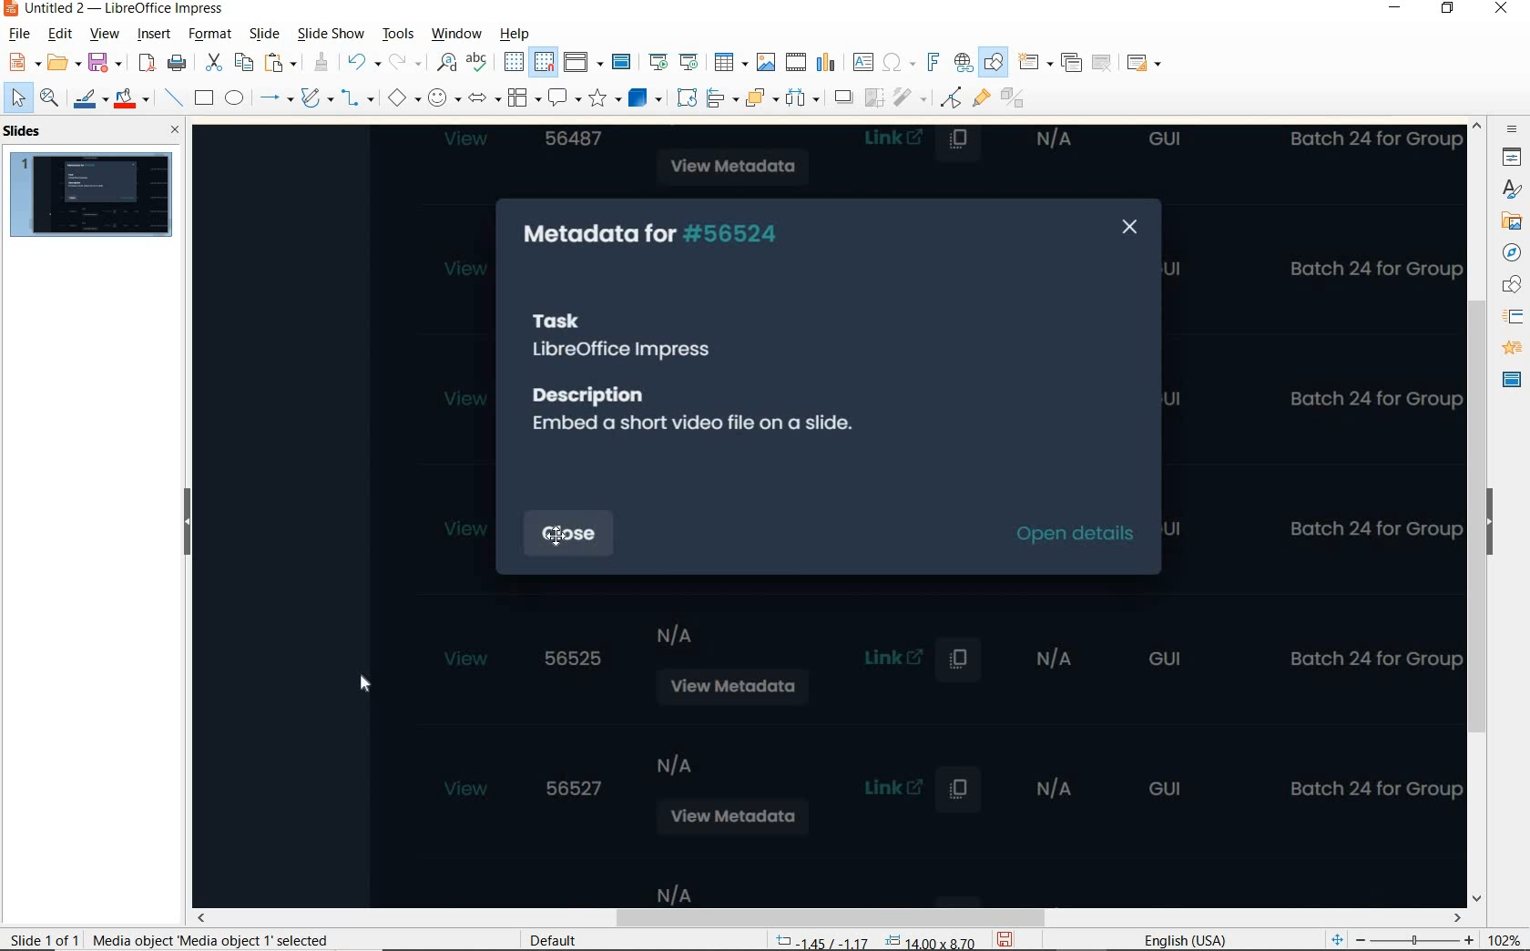  Describe the element at coordinates (544, 63) in the screenshot. I see `SNAP TO GRID` at that location.